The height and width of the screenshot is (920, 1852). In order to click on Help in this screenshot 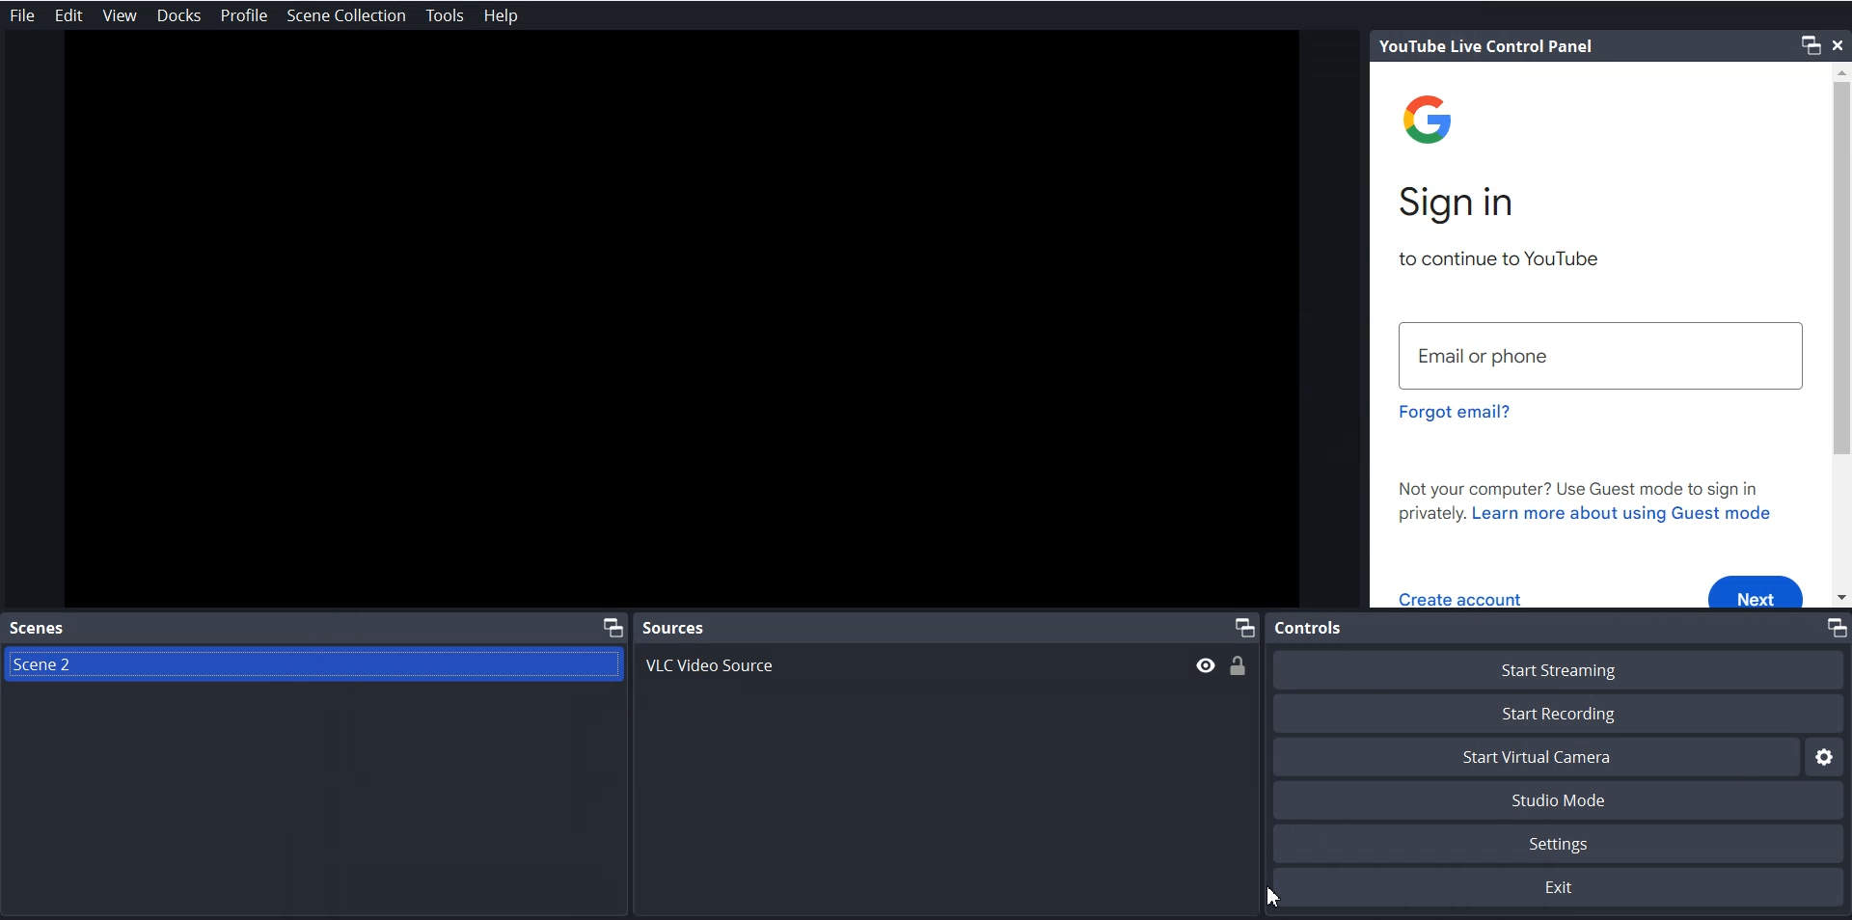, I will do `click(500, 15)`.